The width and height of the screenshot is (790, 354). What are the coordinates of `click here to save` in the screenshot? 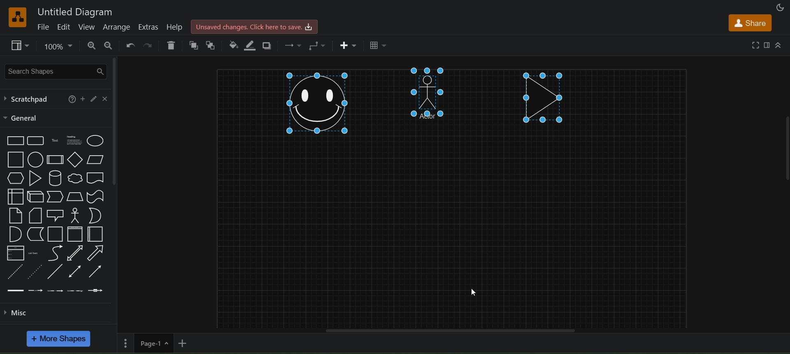 It's located at (253, 27).